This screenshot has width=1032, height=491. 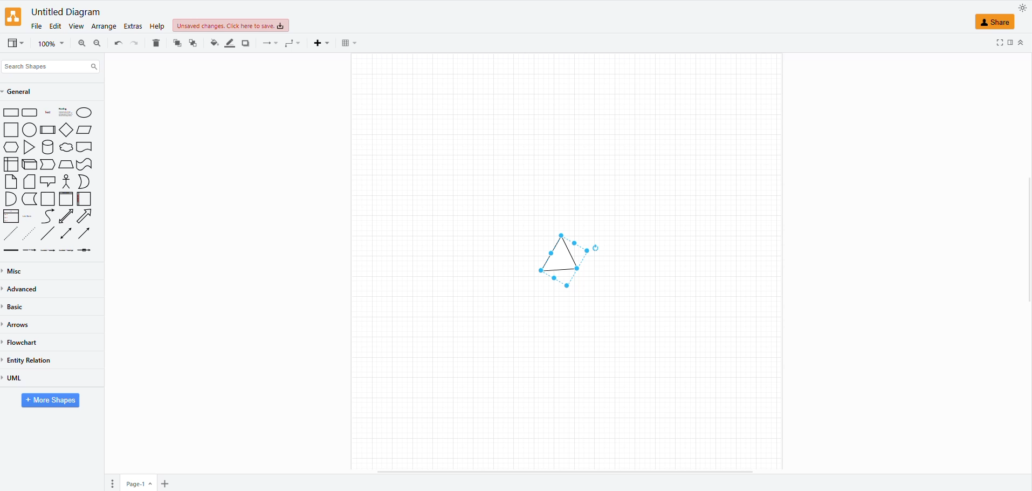 What do you see at coordinates (49, 113) in the screenshot?
I see `Title` at bounding box center [49, 113].